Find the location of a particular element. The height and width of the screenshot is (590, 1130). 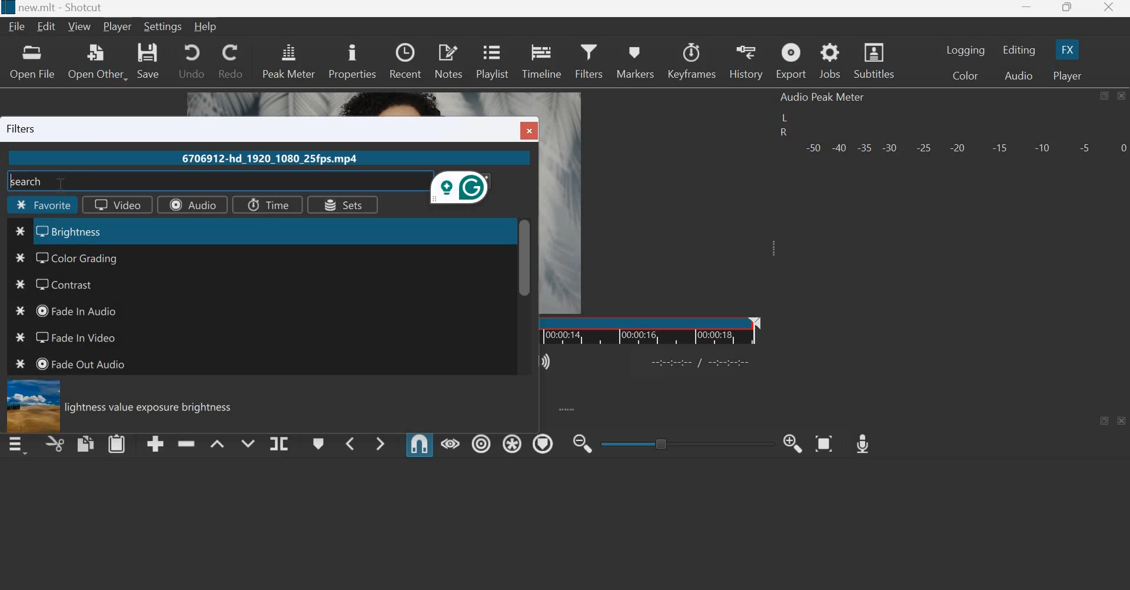

Editing is located at coordinates (1021, 50).